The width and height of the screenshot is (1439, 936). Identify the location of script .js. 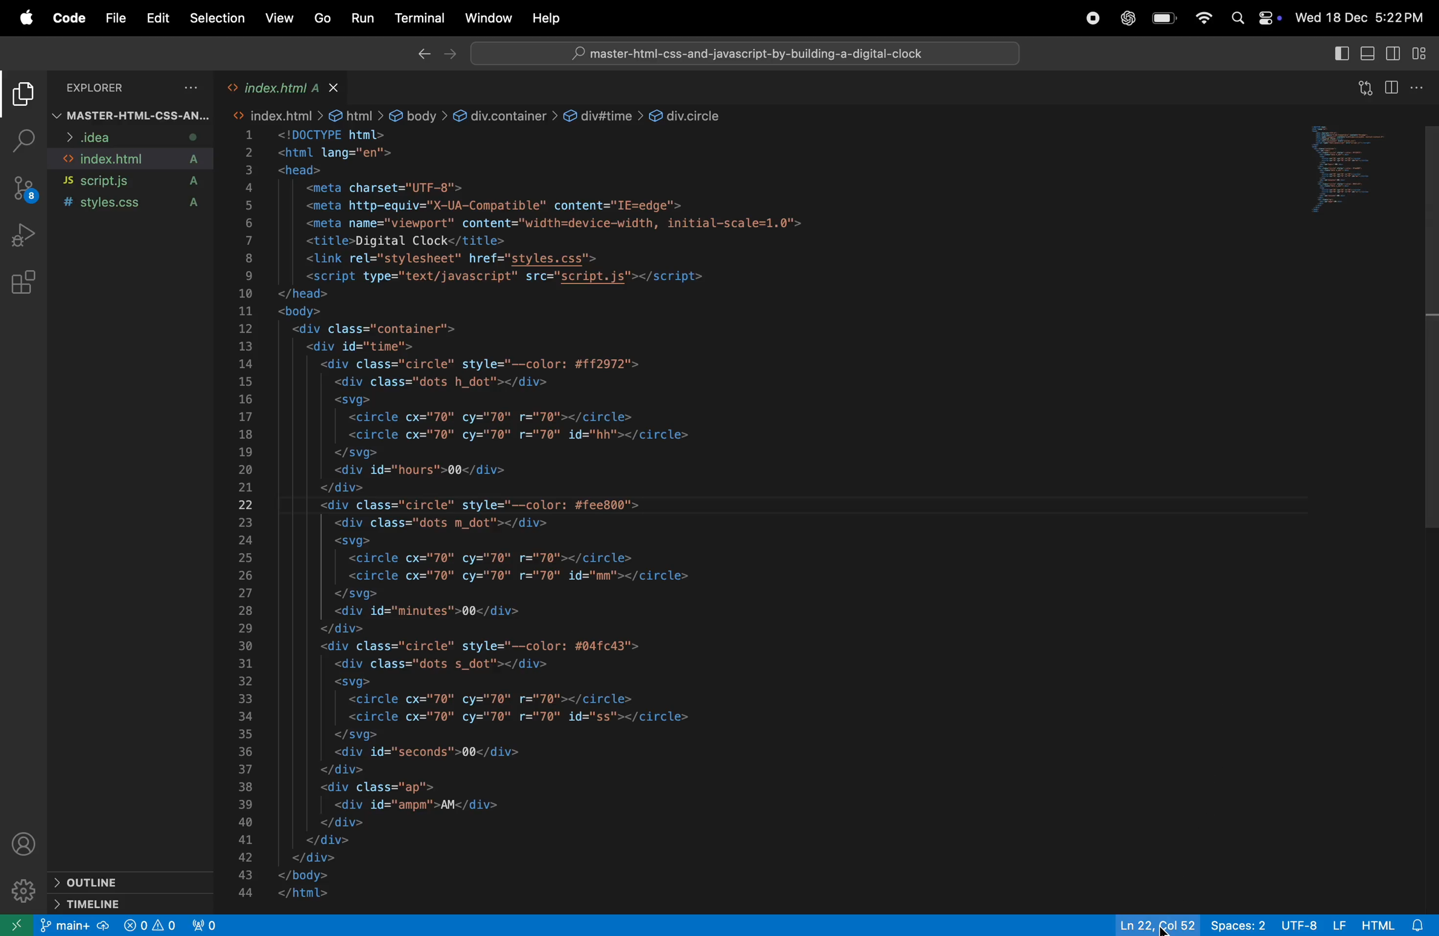
(135, 181).